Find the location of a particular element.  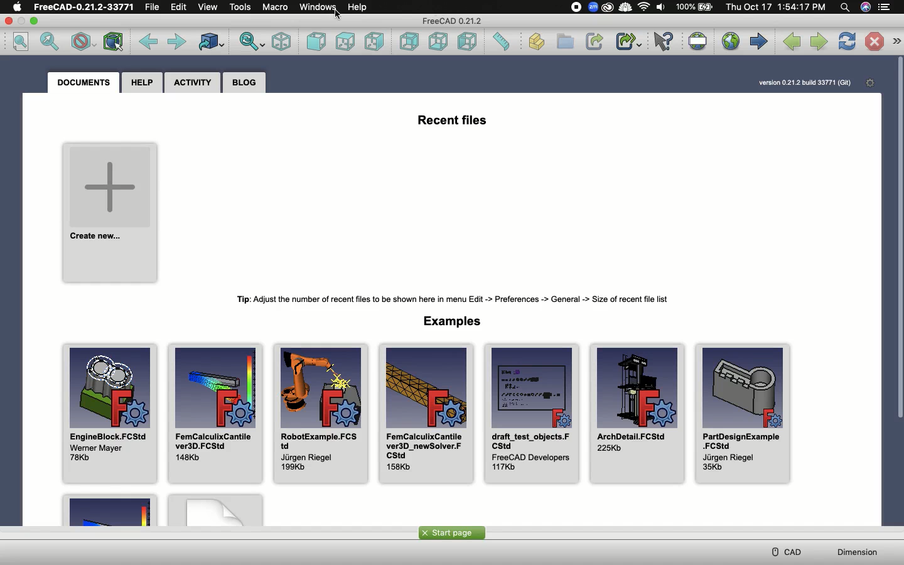

Set URL is located at coordinates (697, 41).